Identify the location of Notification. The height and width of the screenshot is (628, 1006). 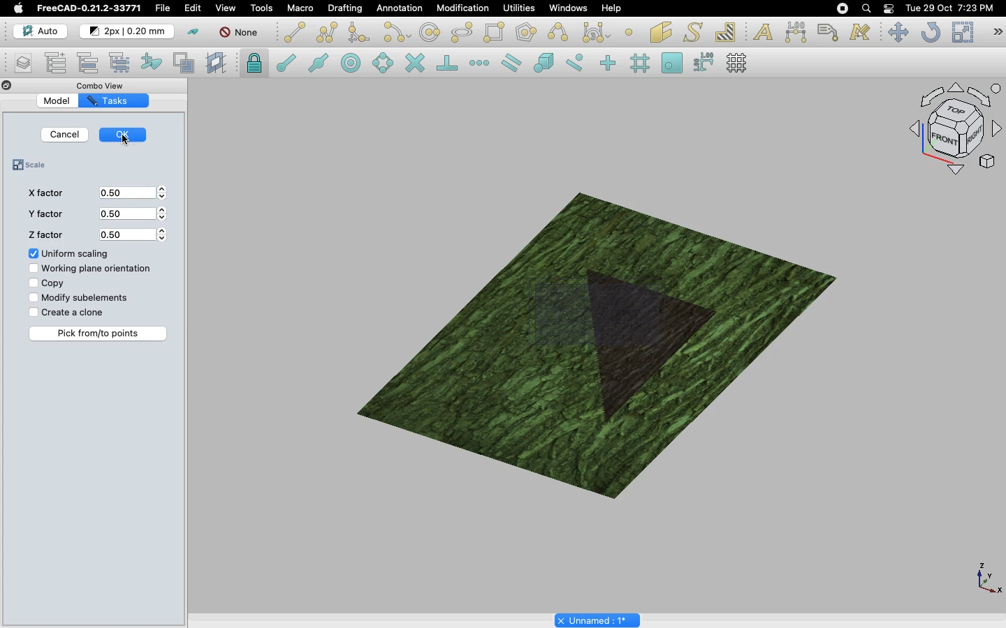
(889, 8).